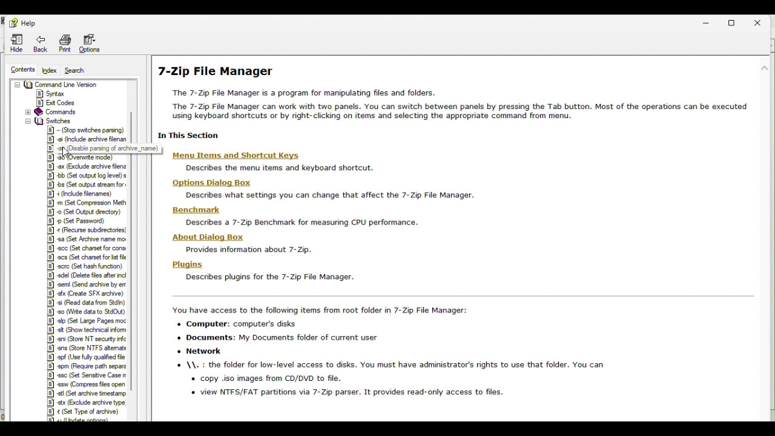  What do you see at coordinates (239, 155) in the screenshot?
I see `‘Menu Items and Shortcut Keys` at bounding box center [239, 155].